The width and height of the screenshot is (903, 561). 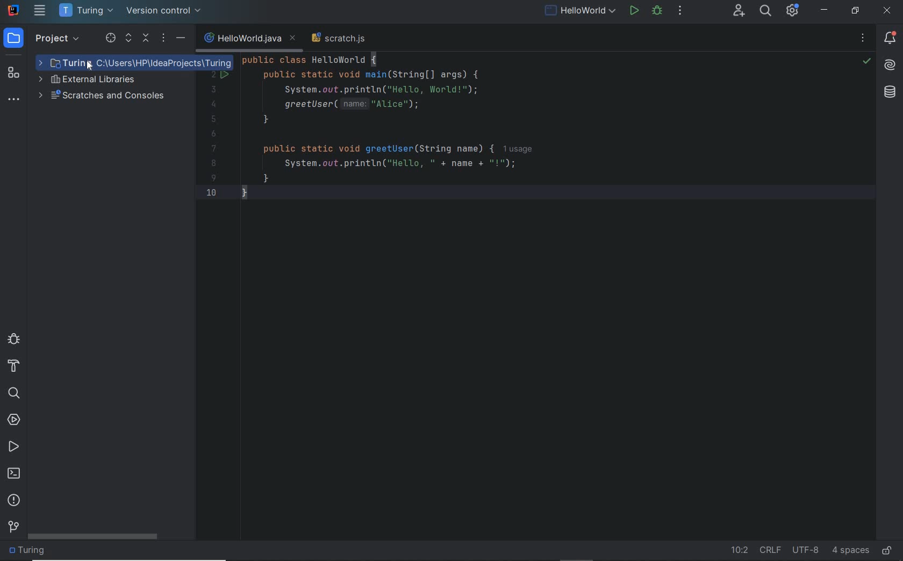 I want to click on MINIMIZE, so click(x=825, y=10).